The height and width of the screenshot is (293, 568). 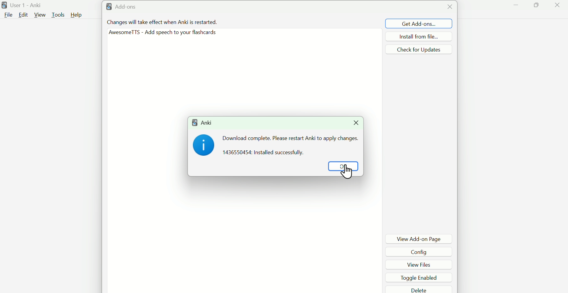 What do you see at coordinates (209, 123) in the screenshot?
I see `ANKI` at bounding box center [209, 123].